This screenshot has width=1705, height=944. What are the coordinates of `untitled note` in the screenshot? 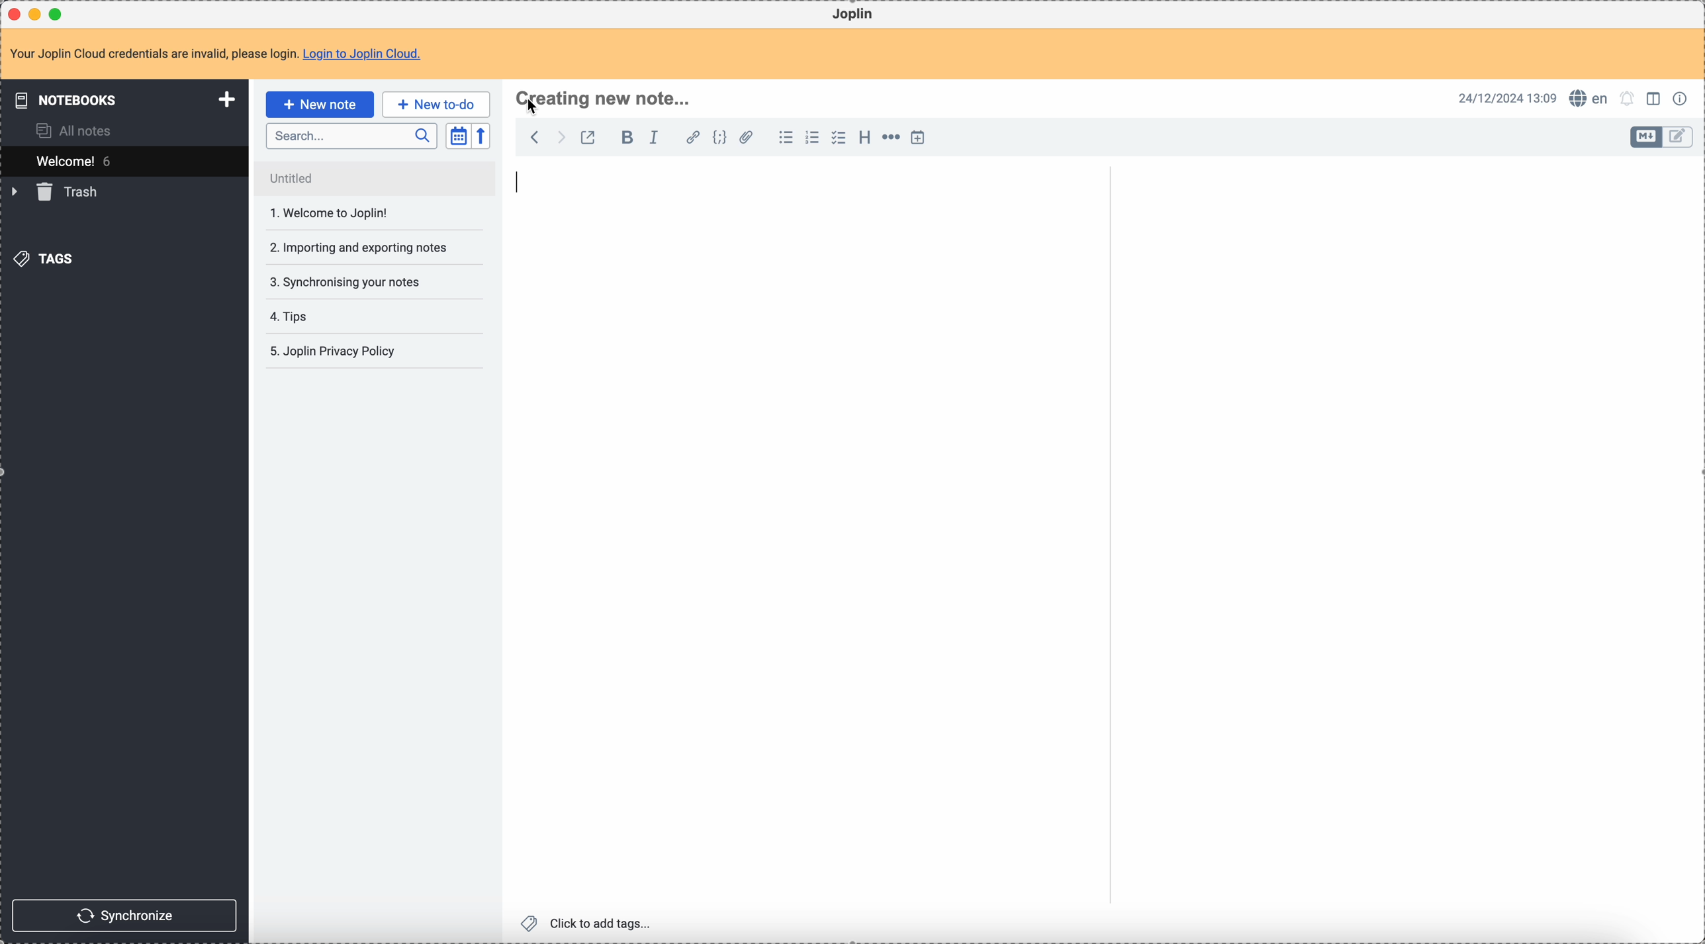 It's located at (375, 177).